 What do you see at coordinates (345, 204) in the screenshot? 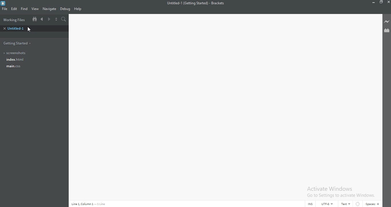
I see `Text` at bounding box center [345, 204].